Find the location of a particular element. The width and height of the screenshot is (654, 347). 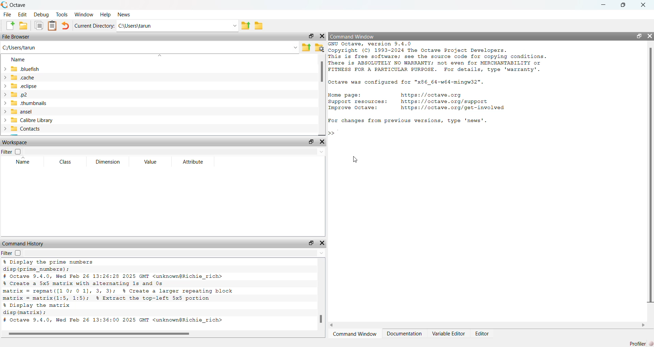

documentation is located at coordinates (404, 334).